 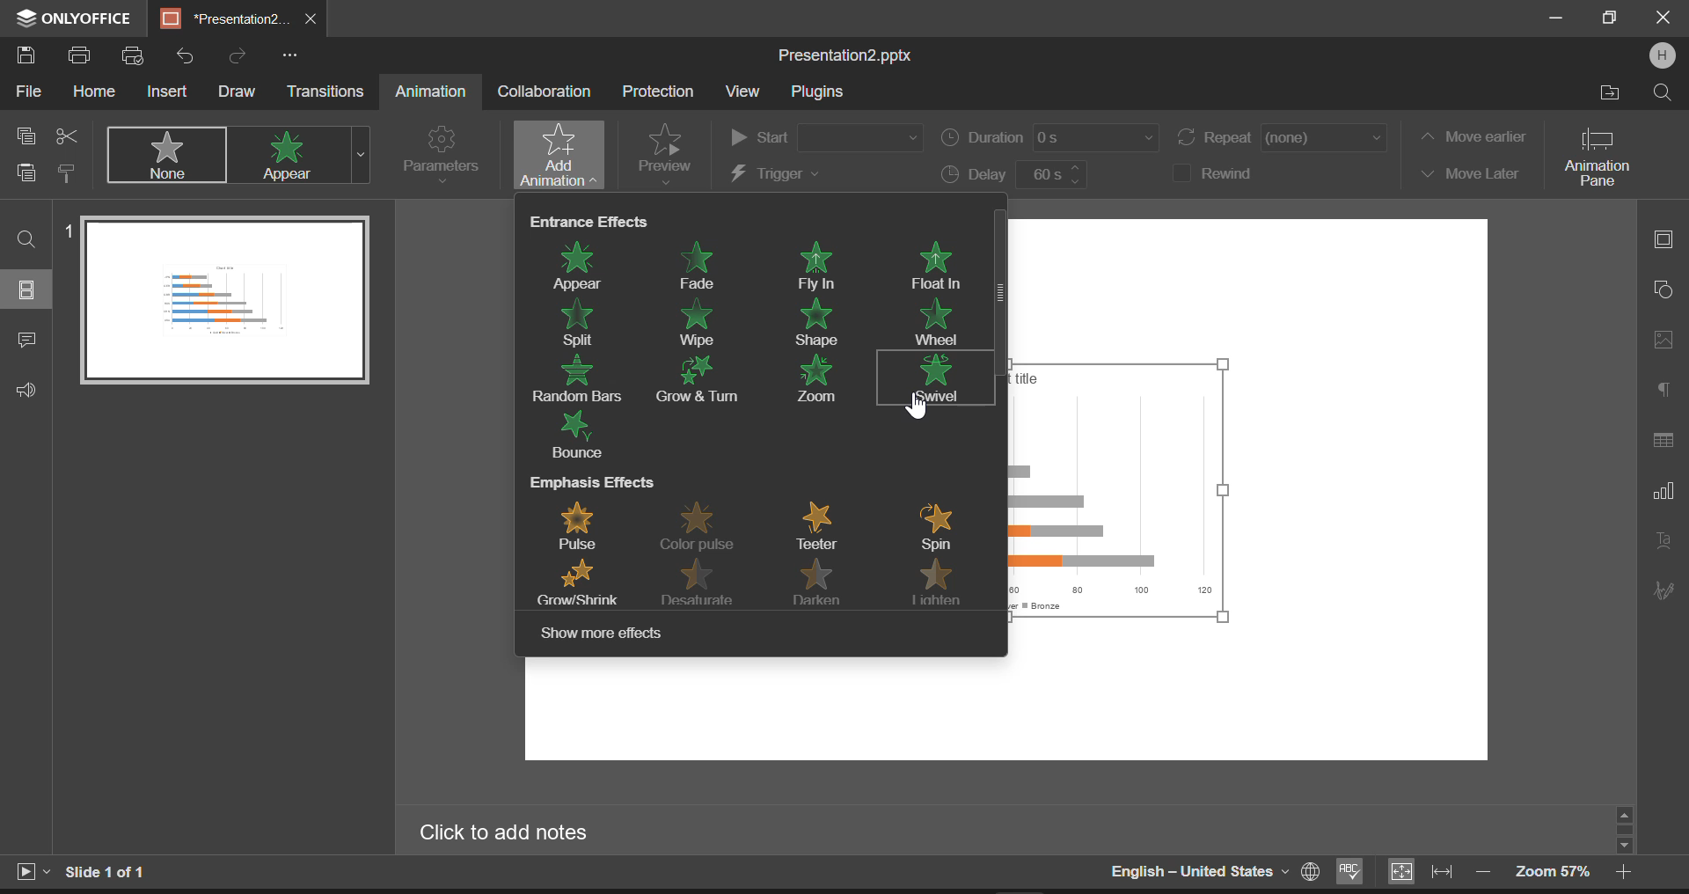 I want to click on Shape Settings, so click(x=1662, y=288).